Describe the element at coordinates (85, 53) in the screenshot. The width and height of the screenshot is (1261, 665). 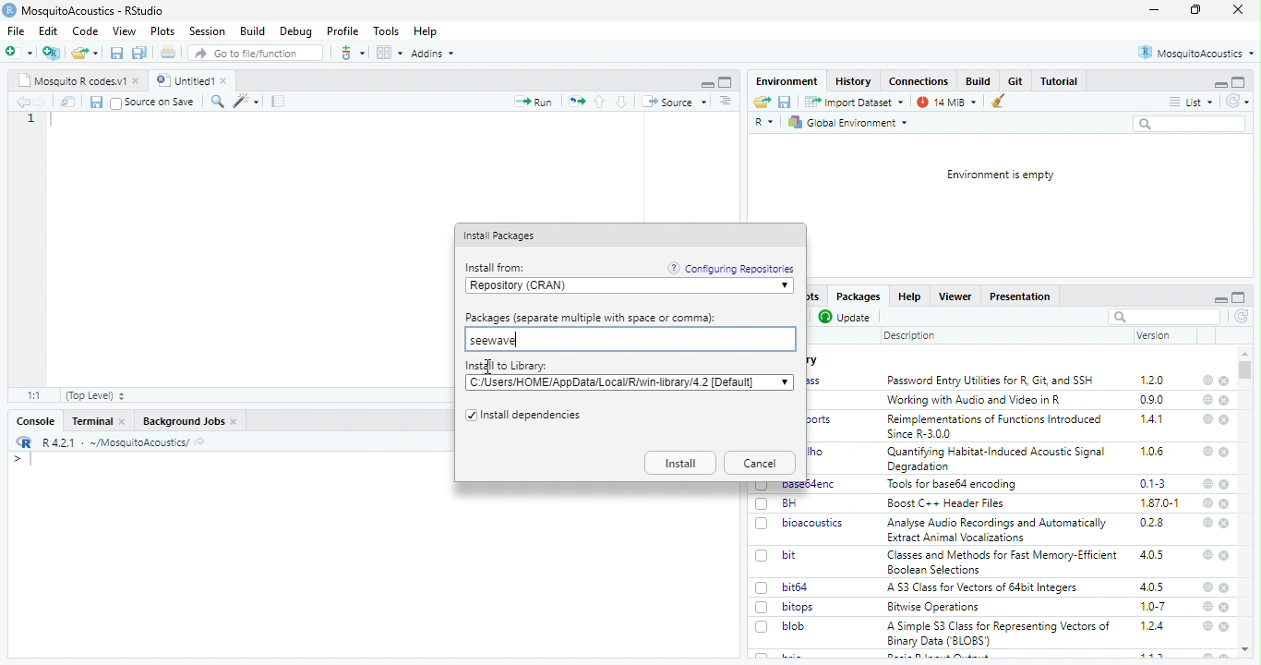
I see `open folder` at that location.